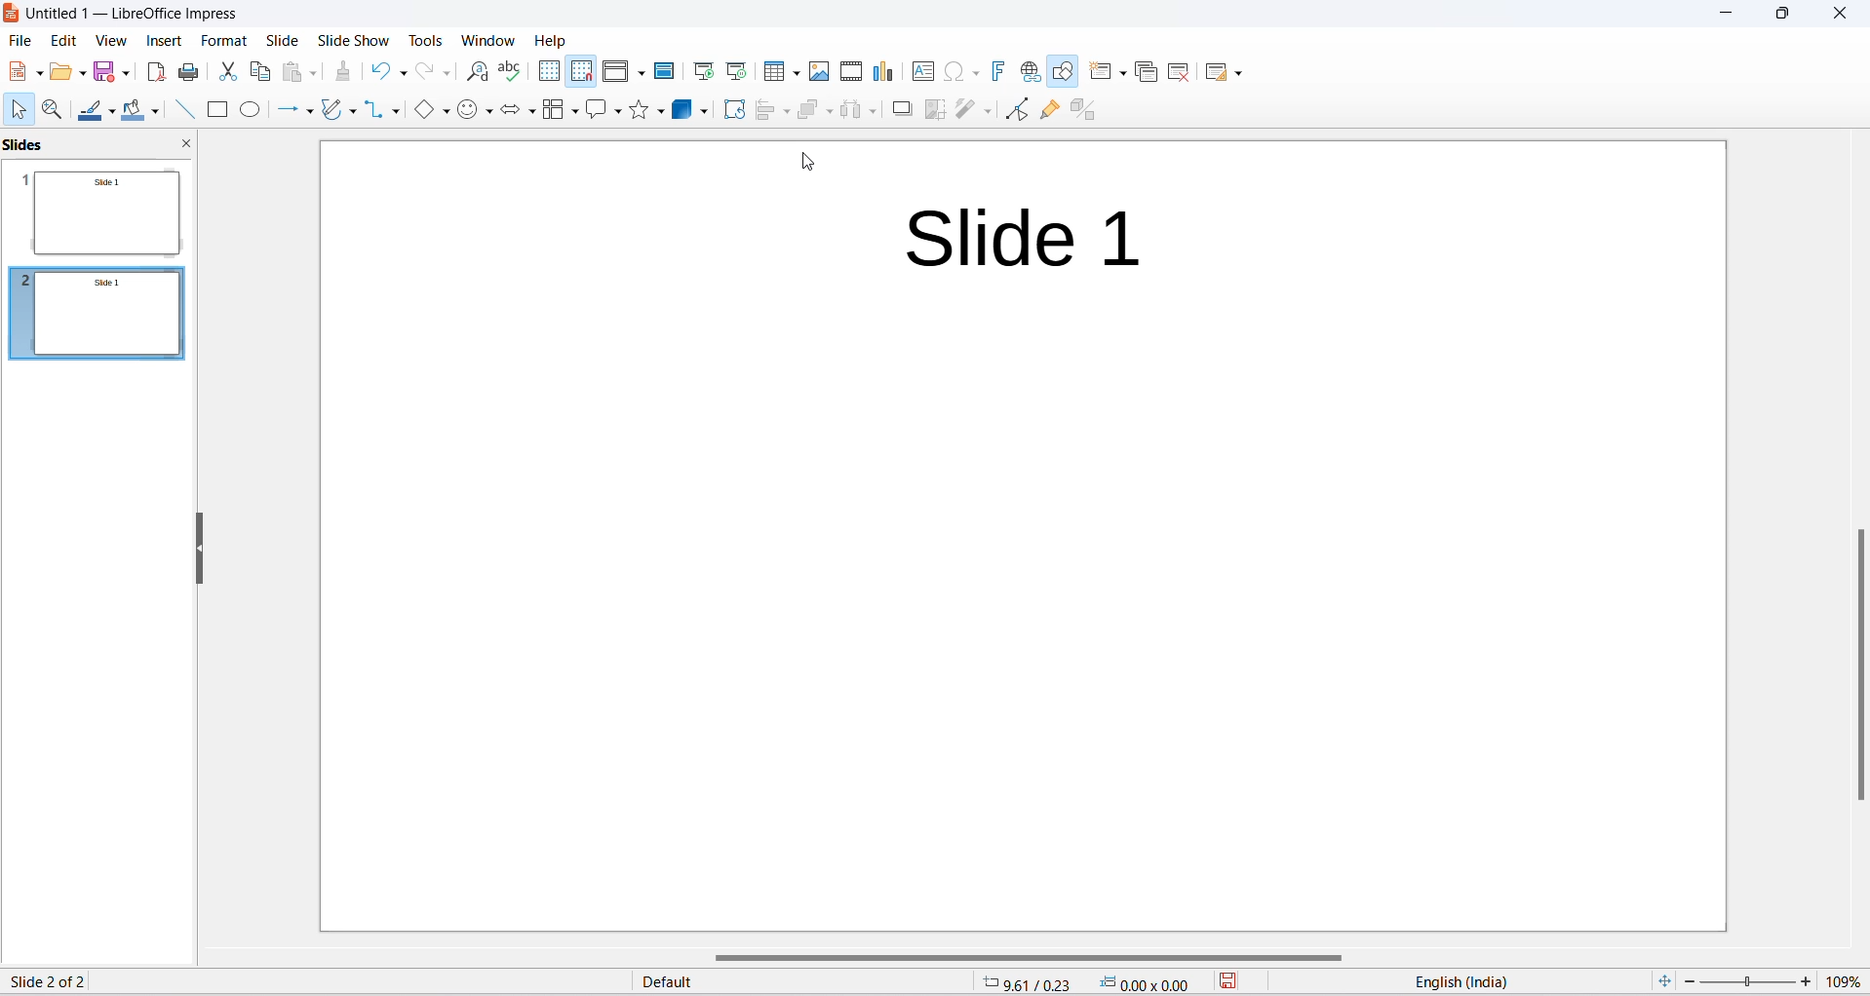 The height and width of the screenshot is (996, 1870). What do you see at coordinates (690, 110) in the screenshot?
I see `3D objects` at bounding box center [690, 110].